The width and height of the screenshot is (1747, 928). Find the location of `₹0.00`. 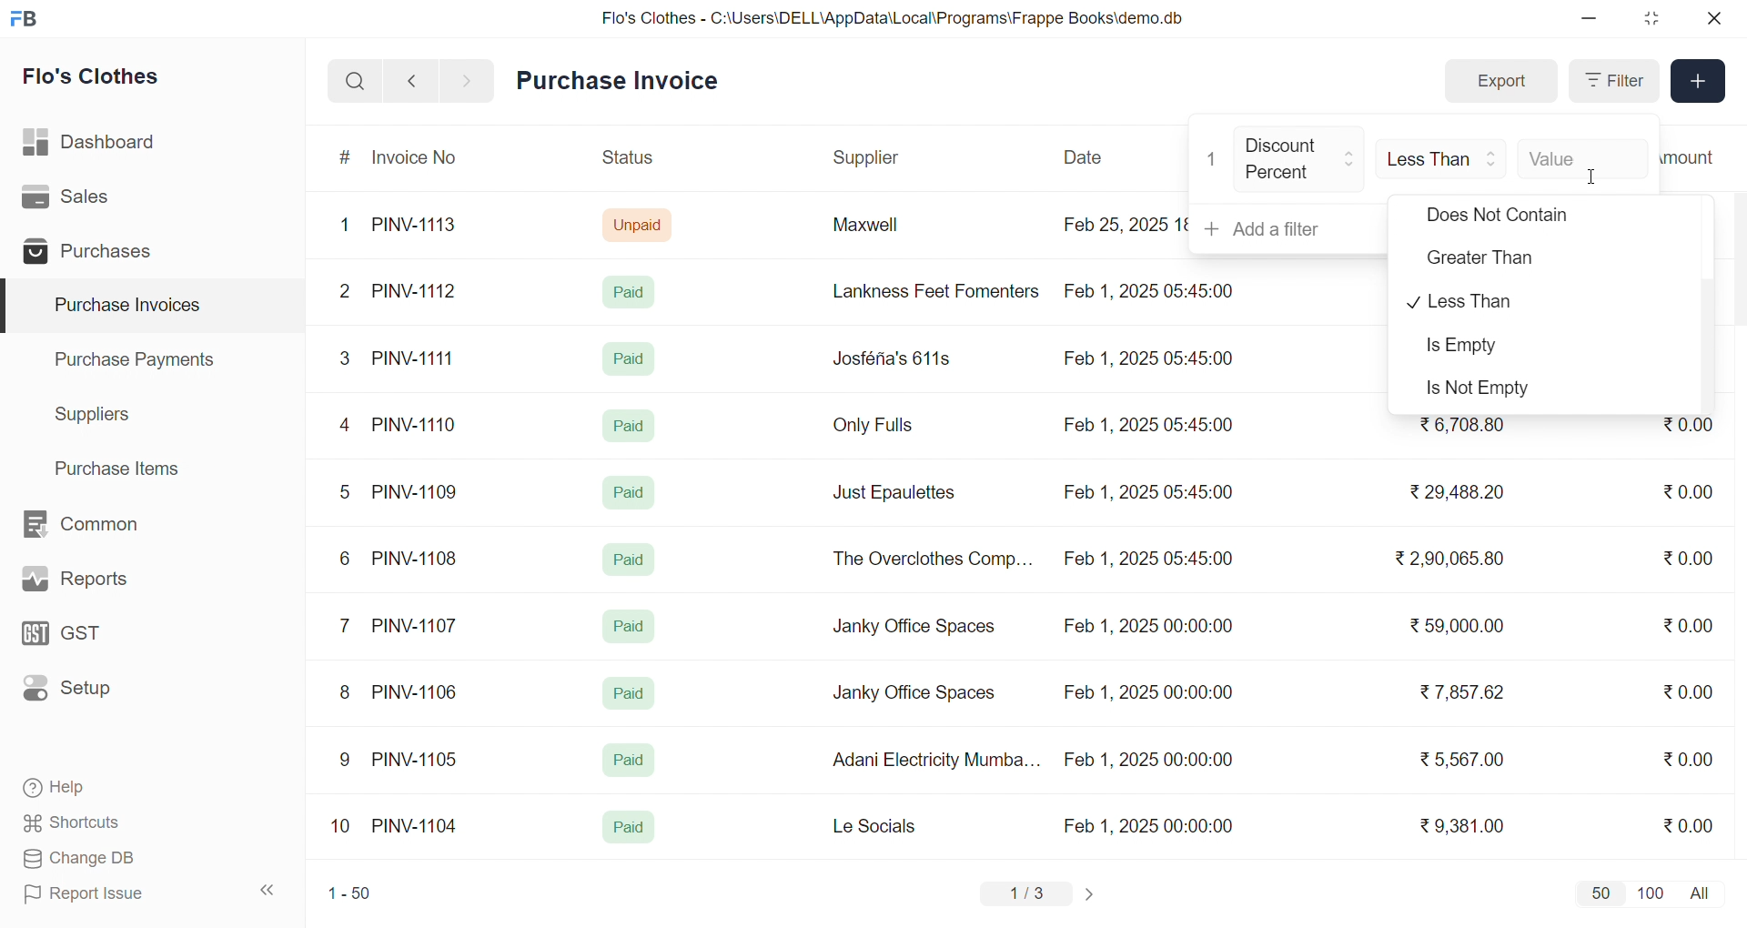

₹0.00 is located at coordinates (1688, 824).